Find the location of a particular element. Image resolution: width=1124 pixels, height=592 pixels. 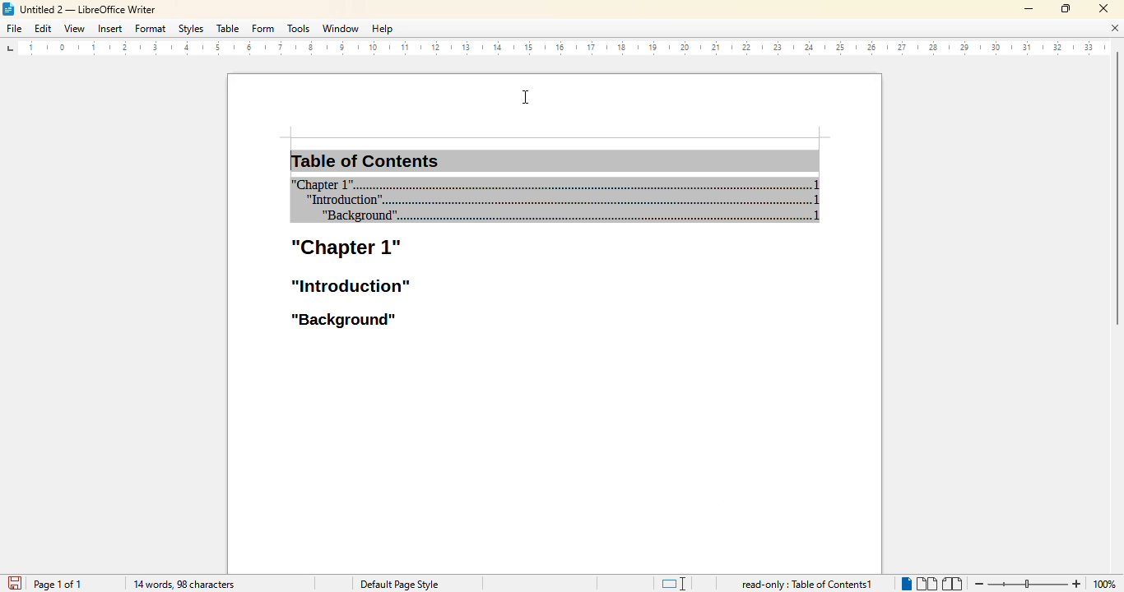

click to save document is located at coordinates (14, 583).